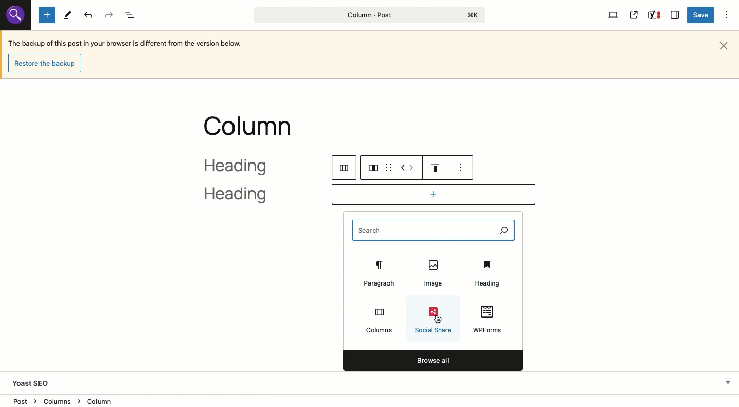 Image resolution: width=739 pixels, height=407 pixels. What do you see at coordinates (486, 318) in the screenshot?
I see `WPForms` at bounding box center [486, 318].